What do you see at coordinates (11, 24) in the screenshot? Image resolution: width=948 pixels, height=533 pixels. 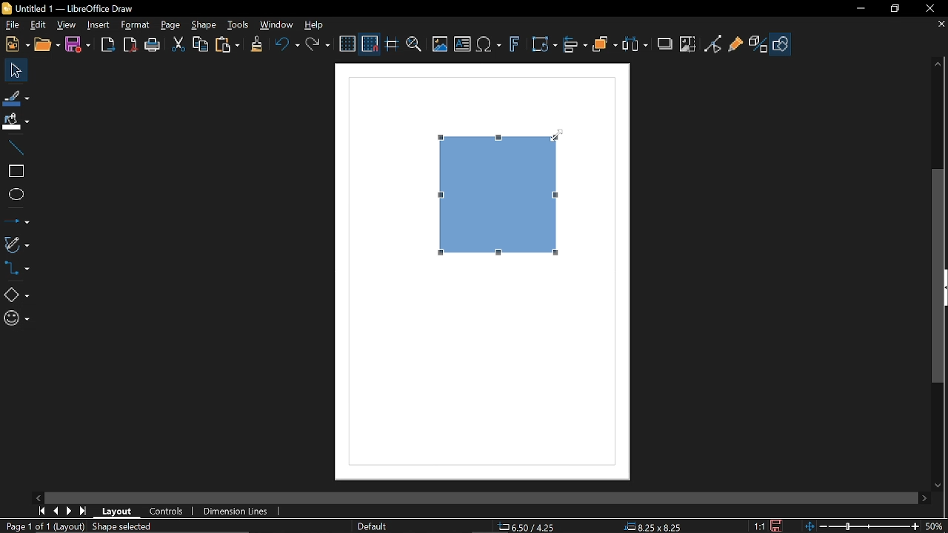 I see `File` at bounding box center [11, 24].